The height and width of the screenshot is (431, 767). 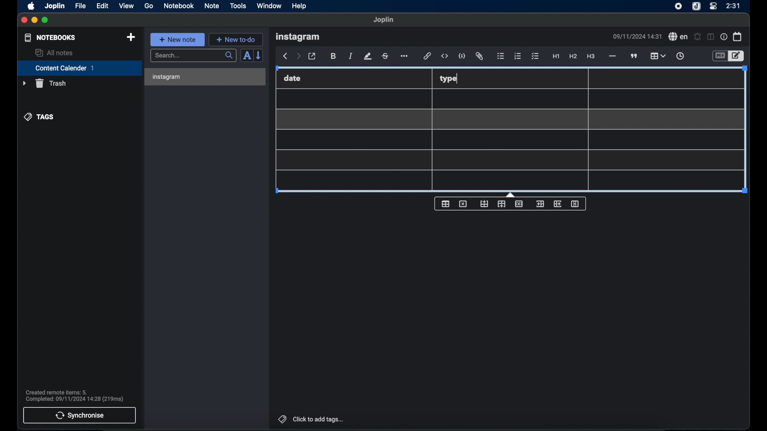 What do you see at coordinates (293, 78) in the screenshot?
I see `date` at bounding box center [293, 78].